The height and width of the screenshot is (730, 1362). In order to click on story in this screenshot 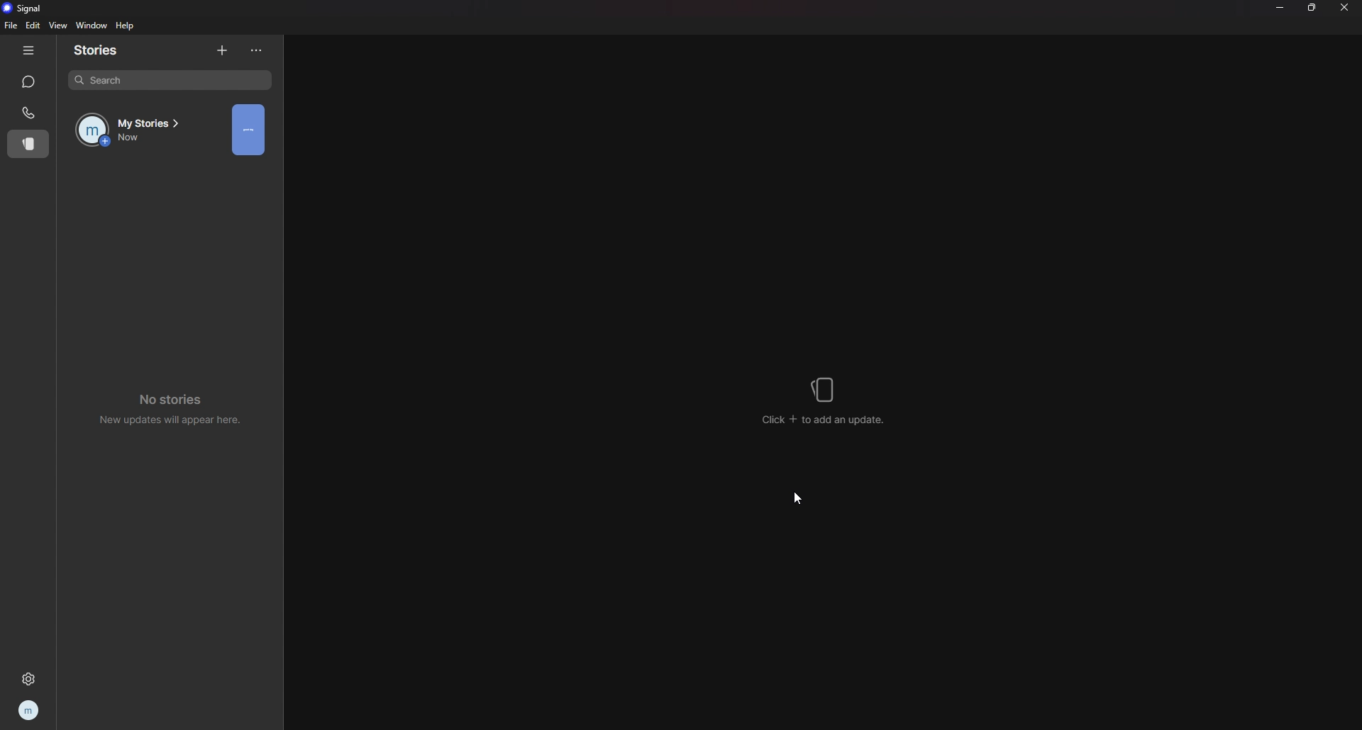, I will do `click(26, 145)`.